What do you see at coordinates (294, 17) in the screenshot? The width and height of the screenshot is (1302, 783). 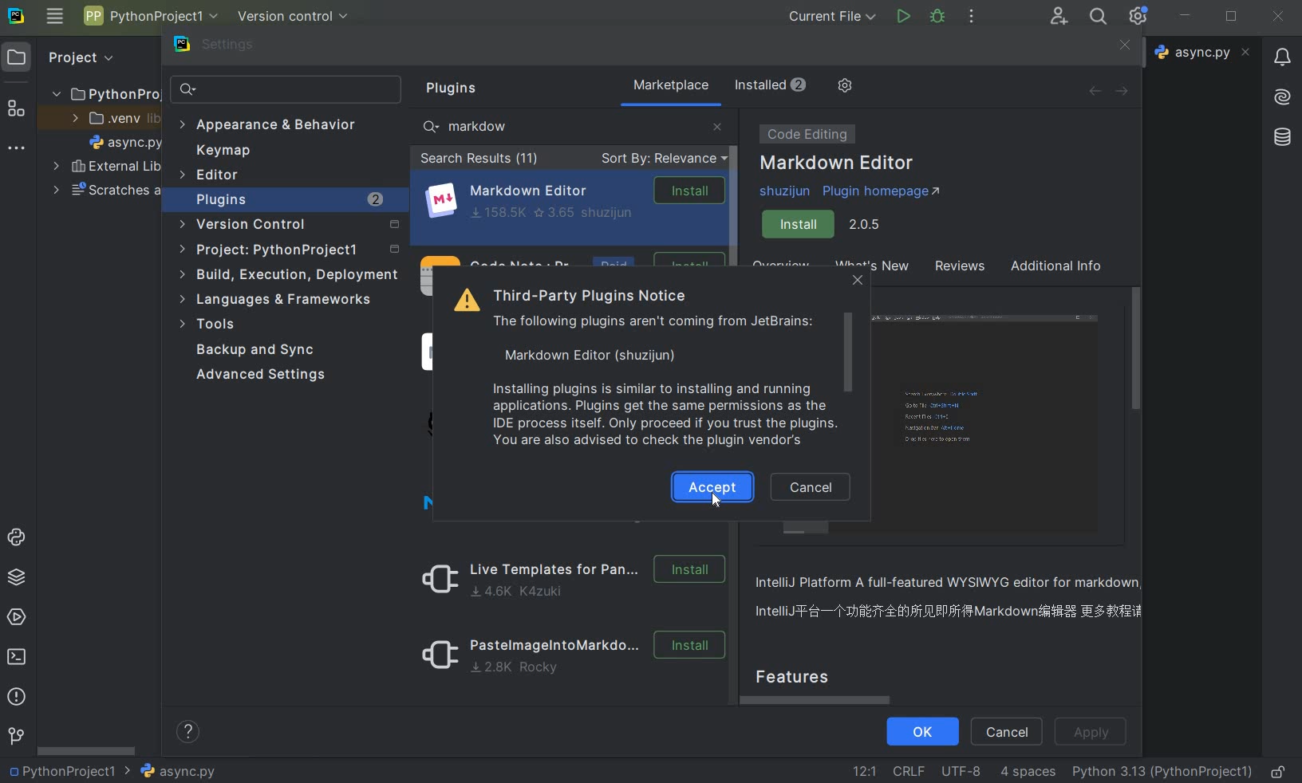 I see `version control` at bounding box center [294, 17].